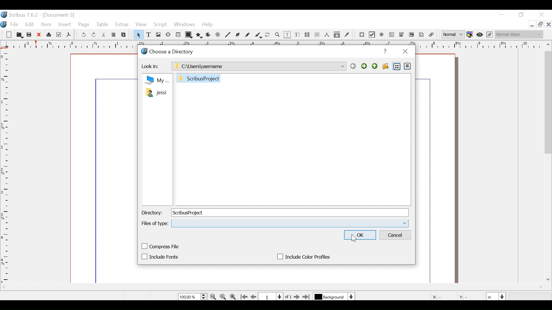 This screenshot has height=310, width=552. What do you see at coordinates (303, 257) in the screenshot?
I see `(un)check Include color profiles` at bounding box center [303, 257].